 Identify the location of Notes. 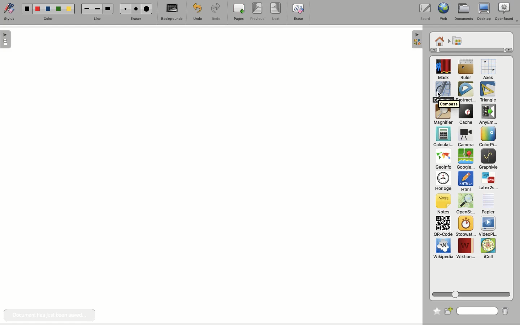
(442, 204).